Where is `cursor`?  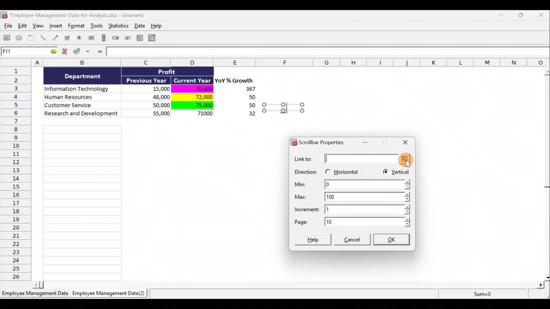 cursor is located at coordinates (410, 166).